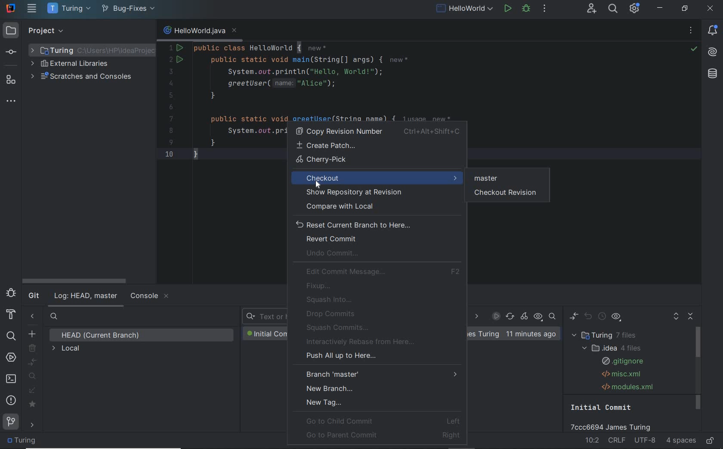 The height and width of the screenshot is (449, 723). I want to click on fetch all remotes, so click(33, 392).